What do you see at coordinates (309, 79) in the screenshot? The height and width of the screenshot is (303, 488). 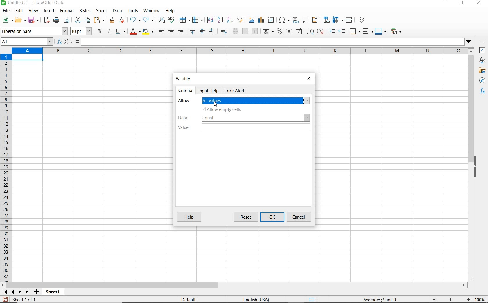 I see `close` at bounding box center [309, 79].